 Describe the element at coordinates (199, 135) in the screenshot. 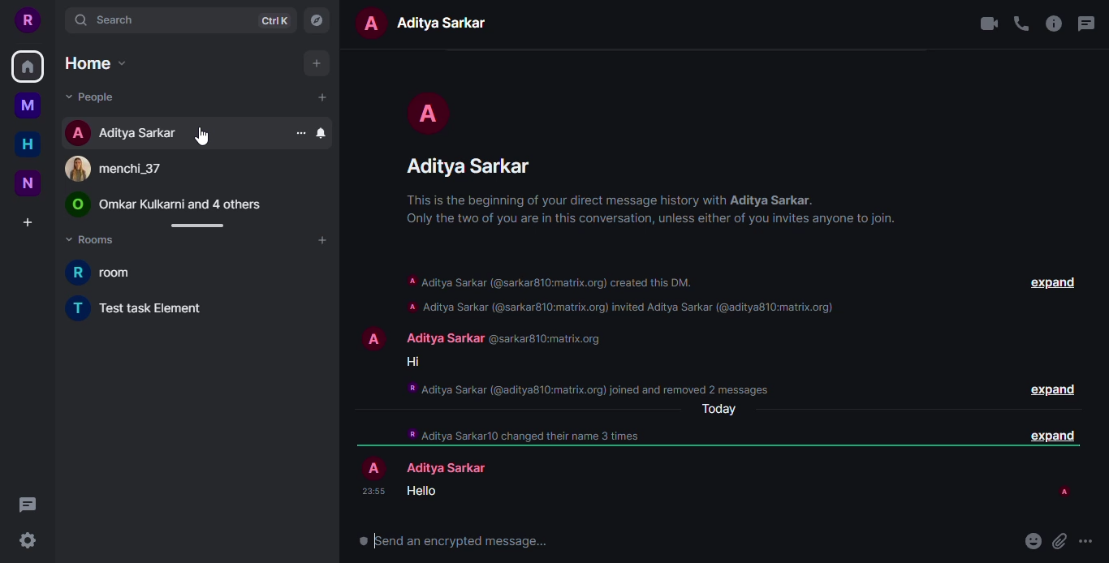

I see `cursor` at that location.